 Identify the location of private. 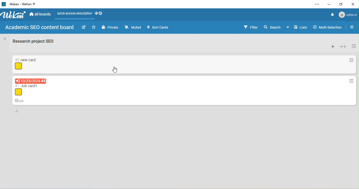
(110, 28).